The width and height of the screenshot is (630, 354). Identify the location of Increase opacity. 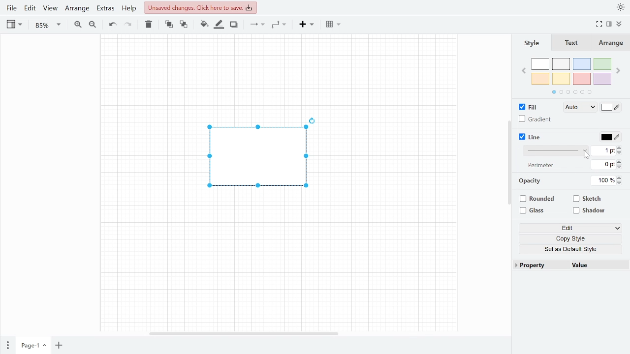
(622, 177).